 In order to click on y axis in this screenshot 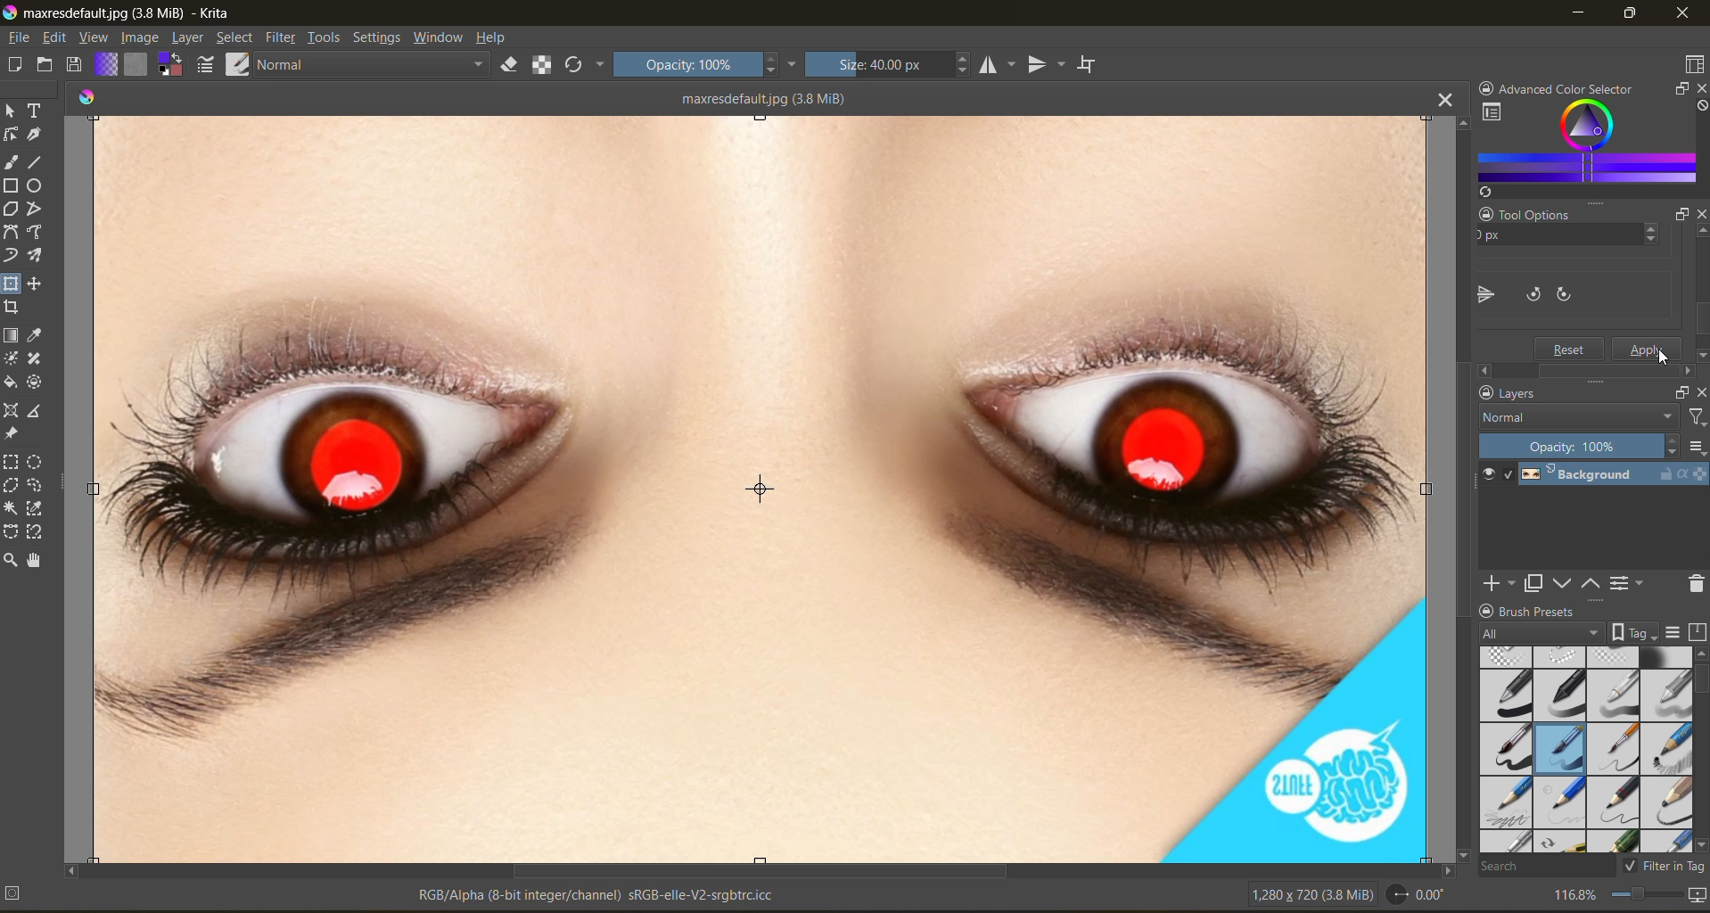, I will do `click(1550, 238)`.